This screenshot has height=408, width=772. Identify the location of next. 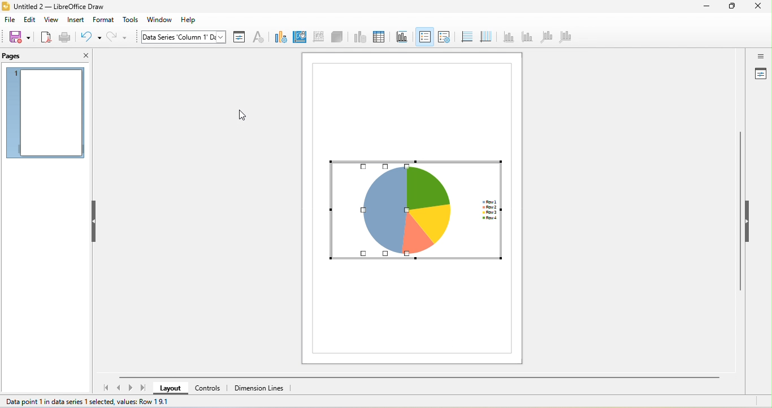
(131, 388).